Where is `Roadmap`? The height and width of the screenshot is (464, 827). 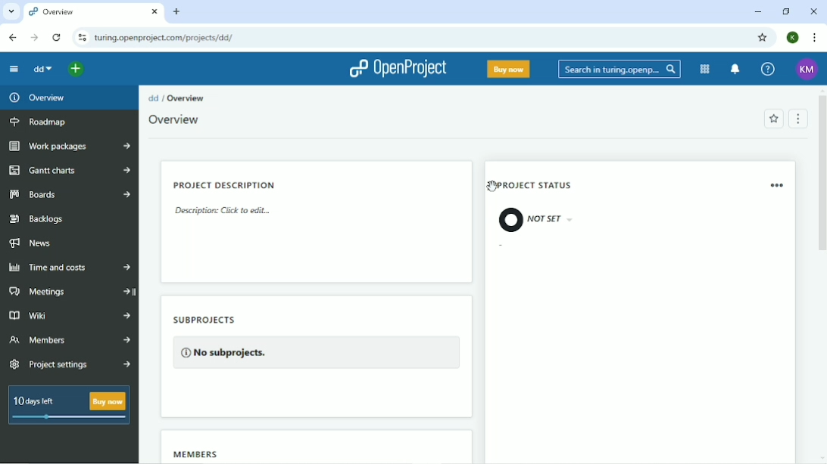
Roadmap is located at coordinates (40, 122).